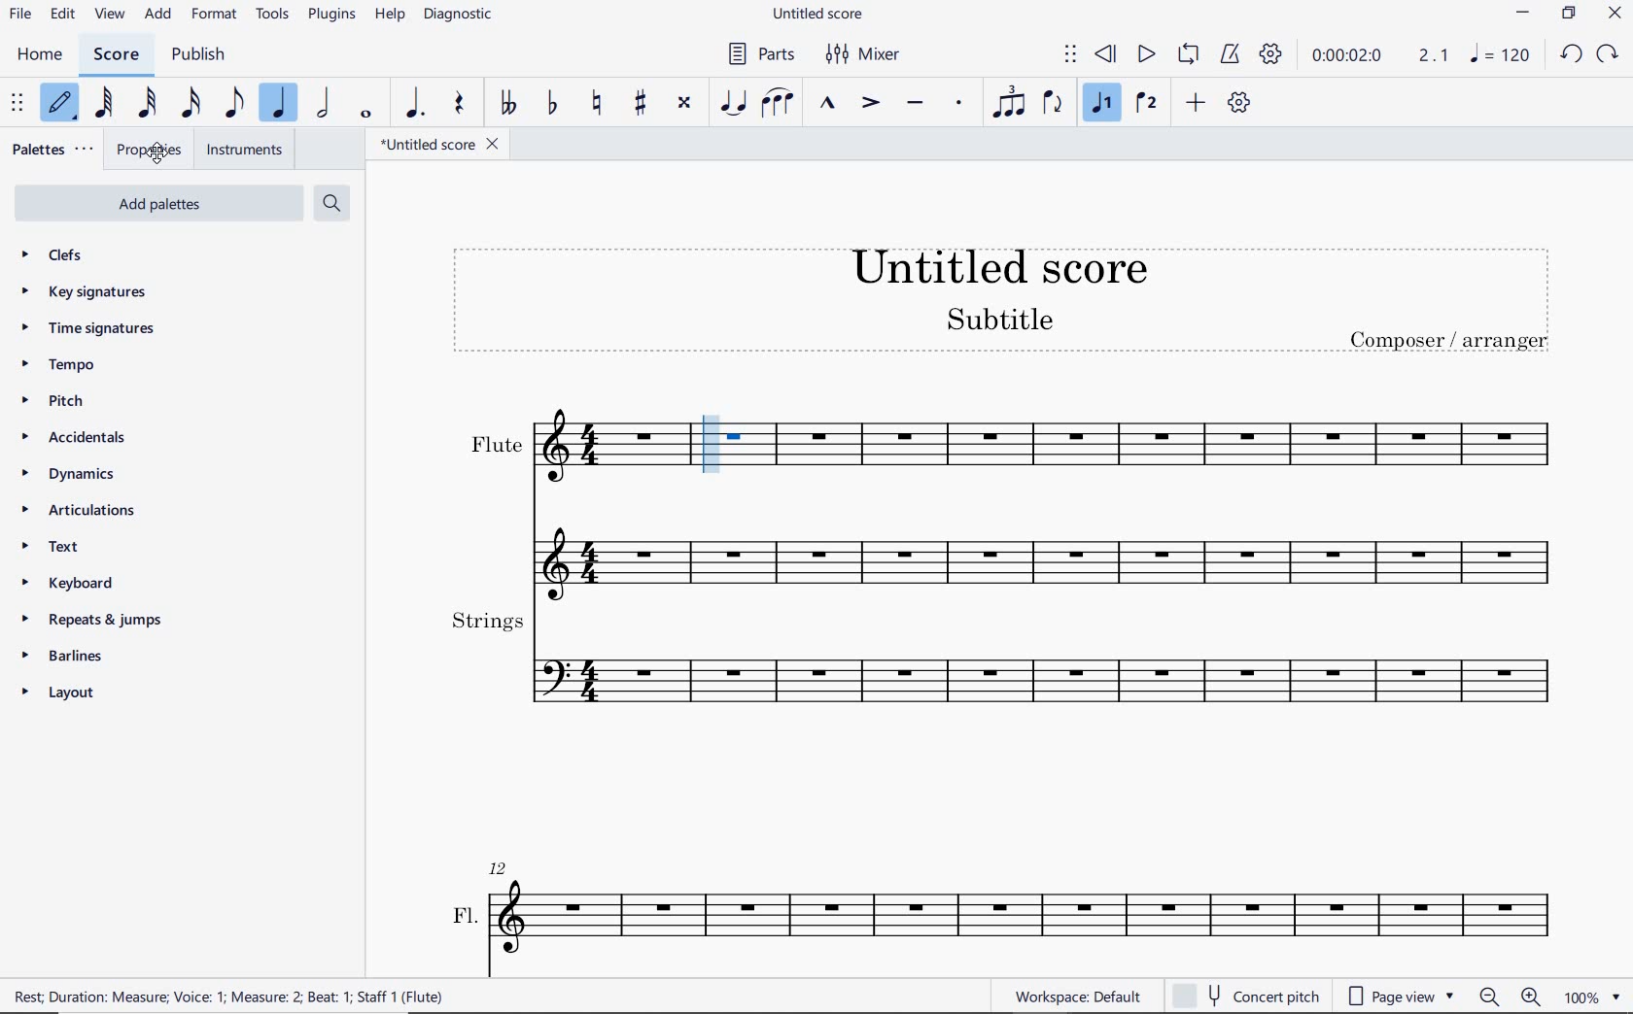 This screenshot has height=1014, width=1633. I want to click on minimize, so click(1523, 16).